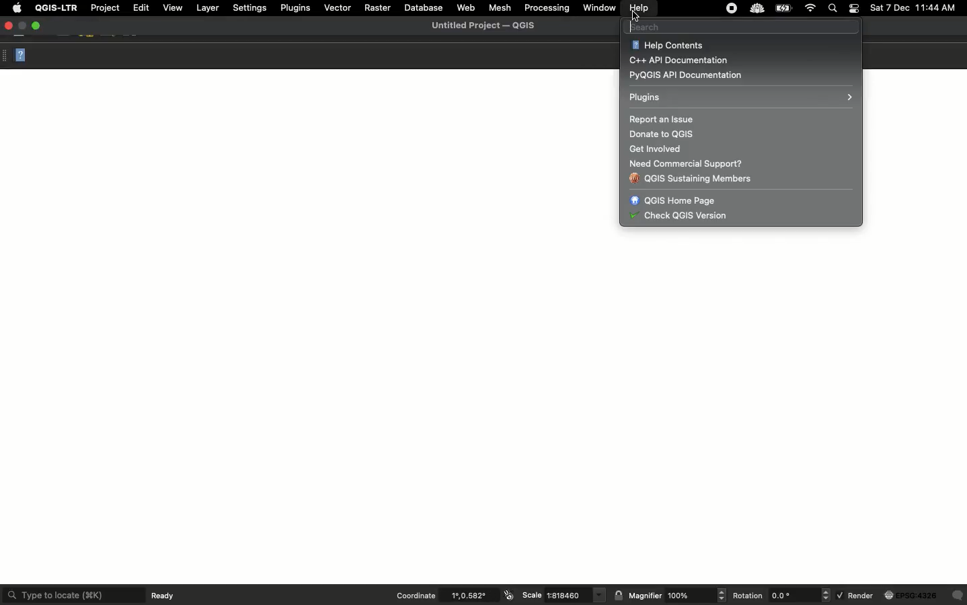  I want to click on Mesh, so click(501, 9).